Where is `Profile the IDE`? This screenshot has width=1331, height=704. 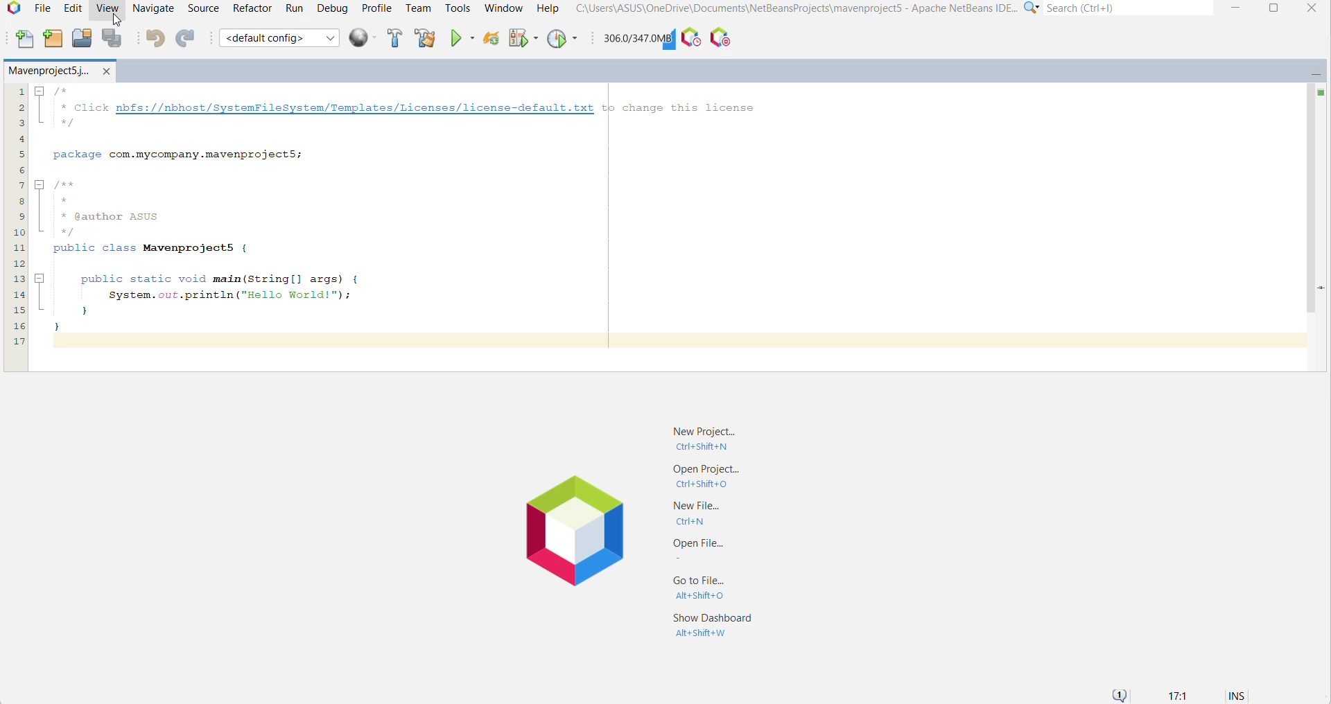 Profile the IDE is located at coordinates (691, 37).